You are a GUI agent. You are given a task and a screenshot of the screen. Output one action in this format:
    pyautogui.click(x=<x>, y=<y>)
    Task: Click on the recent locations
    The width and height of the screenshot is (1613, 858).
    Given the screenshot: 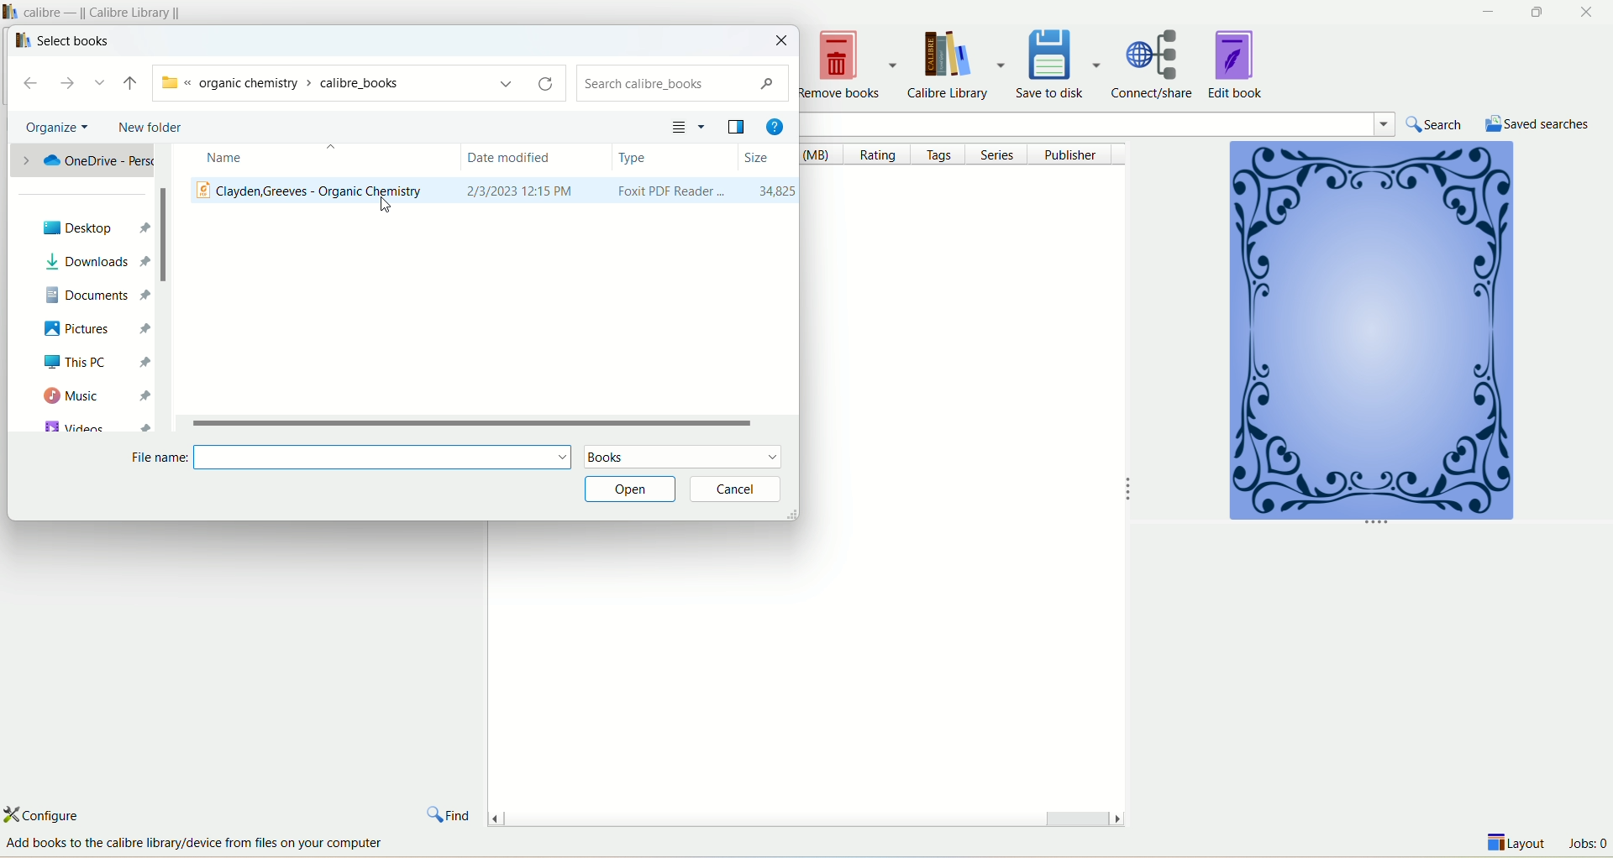 What is the action you would take?
    pyautogui.click(x=102, y=83)
    